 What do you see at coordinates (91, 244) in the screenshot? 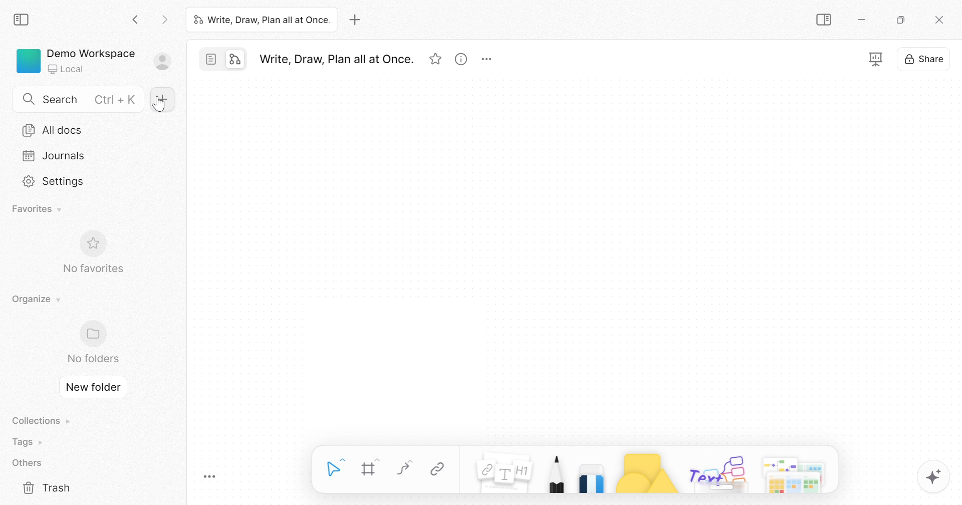
I see `Favorites icon` at bounding box center [91, 244].